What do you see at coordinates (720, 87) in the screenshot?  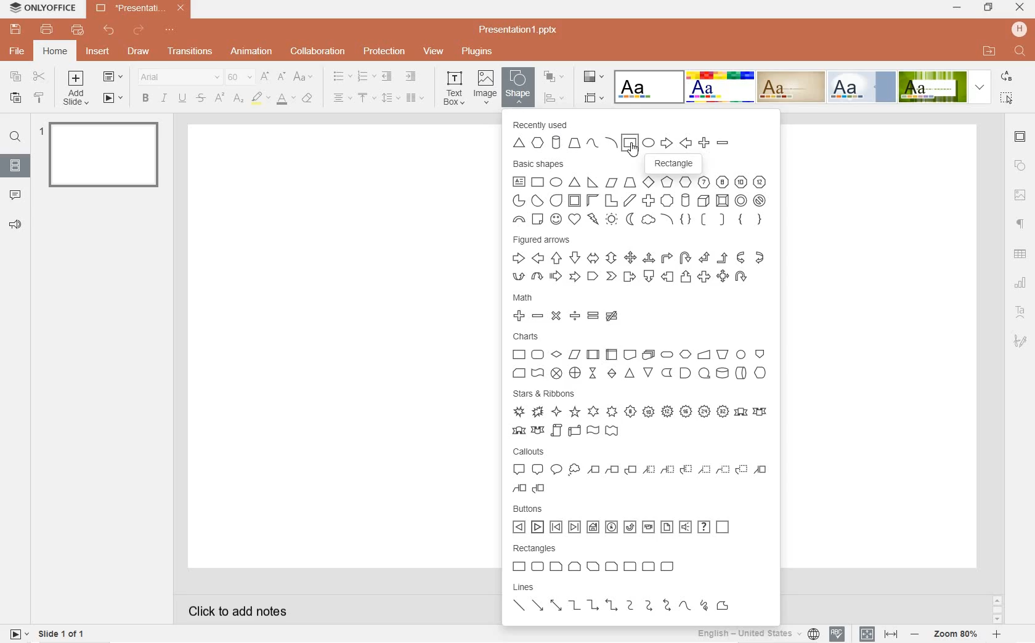 I see `Basic` at bounding box center [720, 87].